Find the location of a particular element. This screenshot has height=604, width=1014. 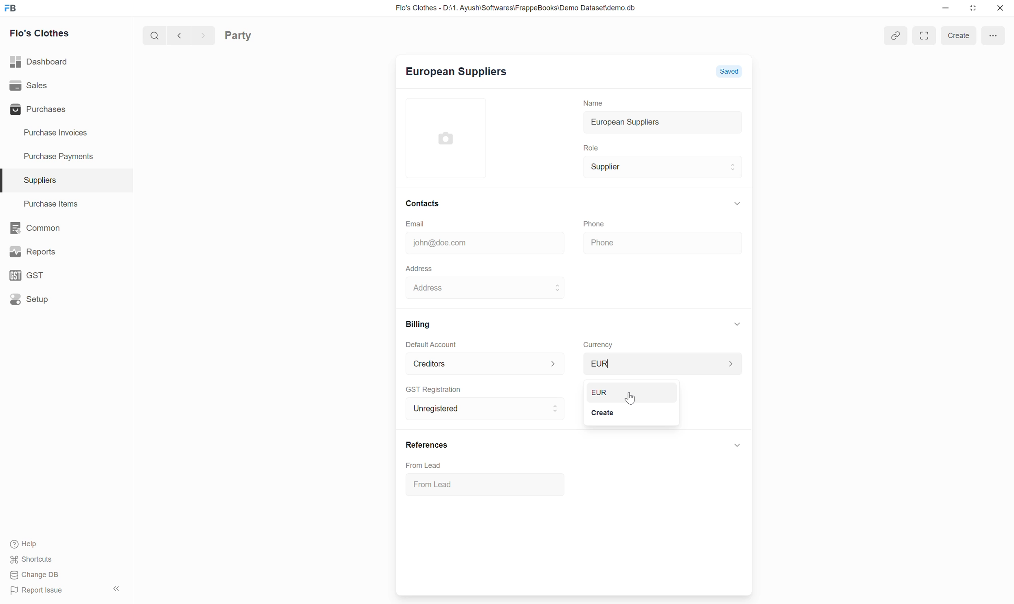

shortcuts is located at coordinates (31, 560).